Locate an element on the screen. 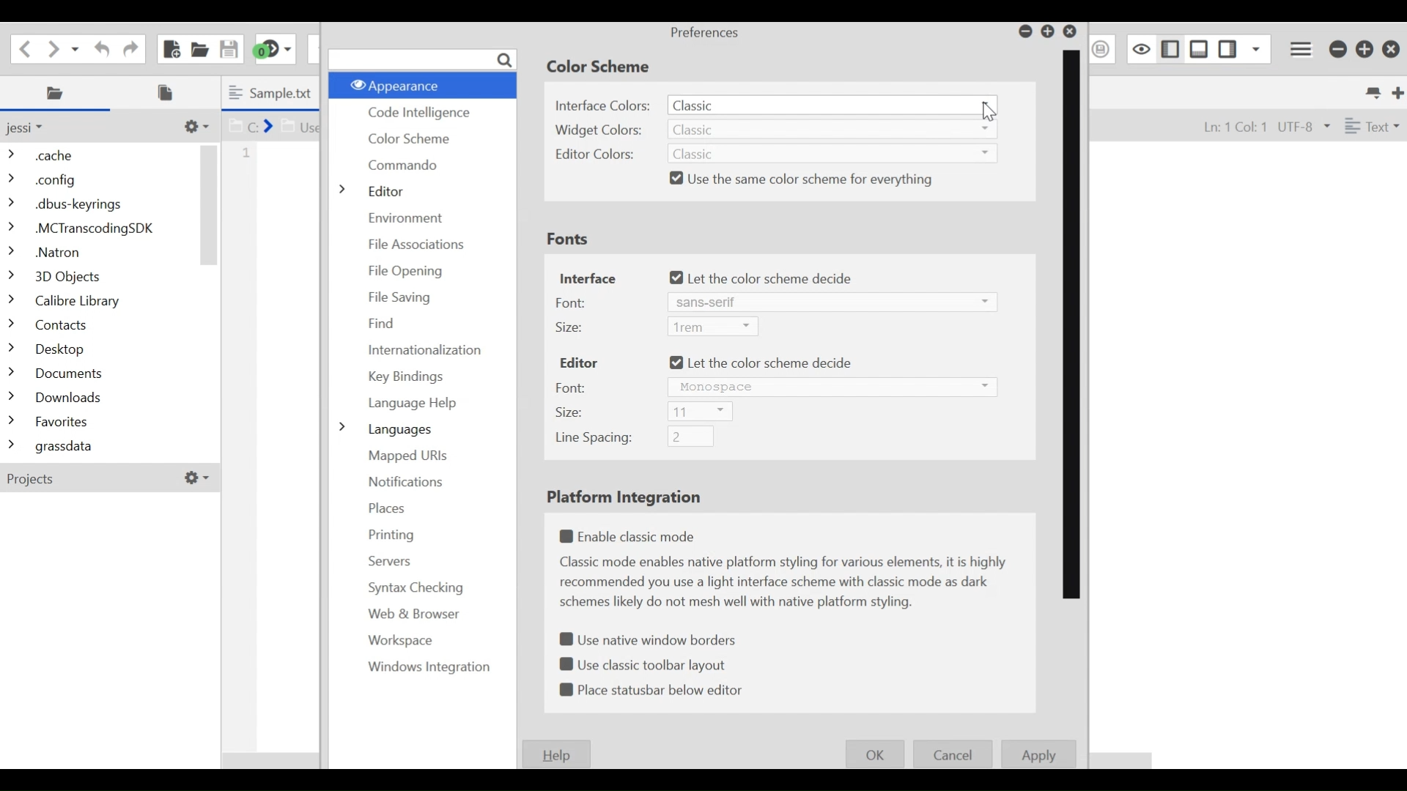 The width and height of the screenshot is (1407, 791). Minimize is located at coordinates (1024, 31).